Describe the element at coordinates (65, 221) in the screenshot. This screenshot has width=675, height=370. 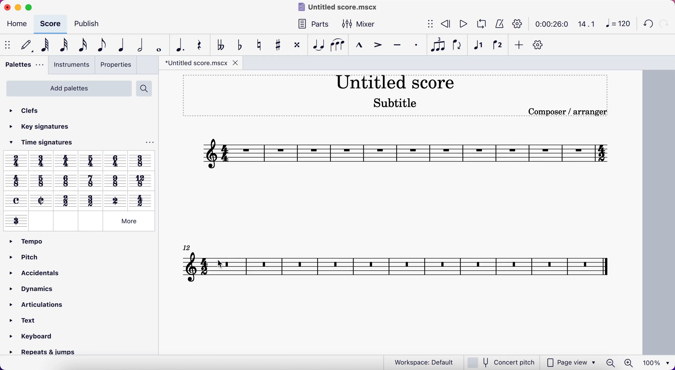
I see `` at that location.